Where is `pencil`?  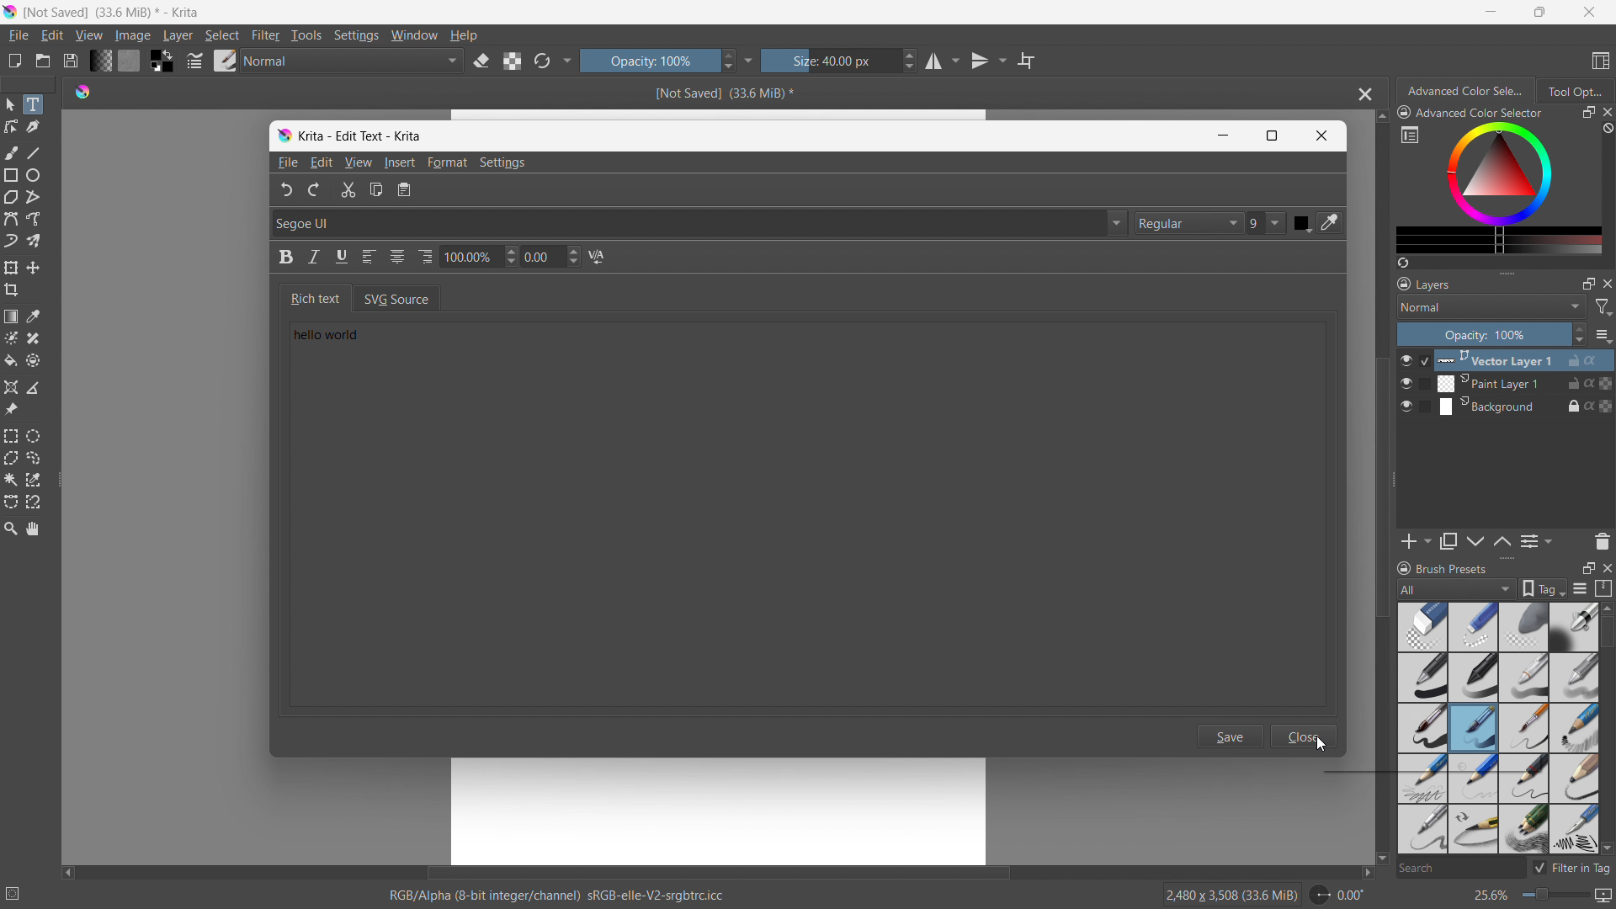
pencil is located at coordinates (1419, 829).